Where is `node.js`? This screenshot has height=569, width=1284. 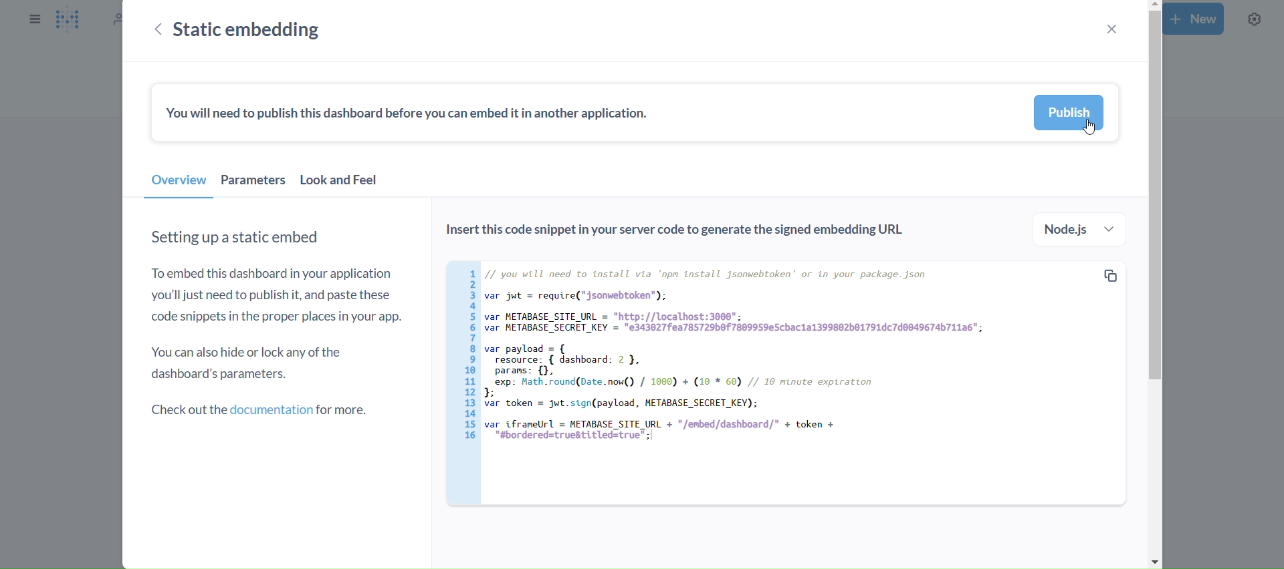 node.js is located at coordinates (1081, 230).